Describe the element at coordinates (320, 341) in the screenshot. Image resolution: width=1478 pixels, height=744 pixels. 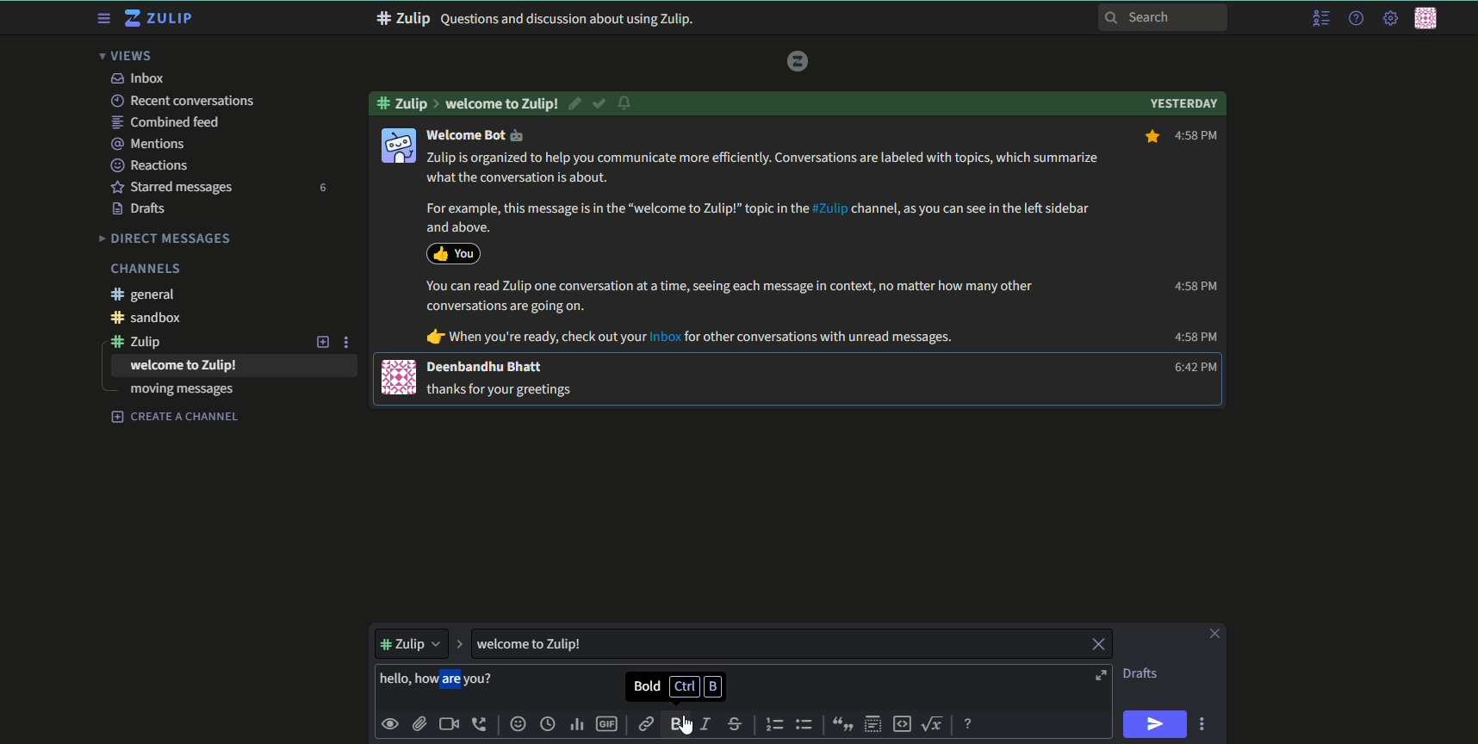
I see `add` at that location.